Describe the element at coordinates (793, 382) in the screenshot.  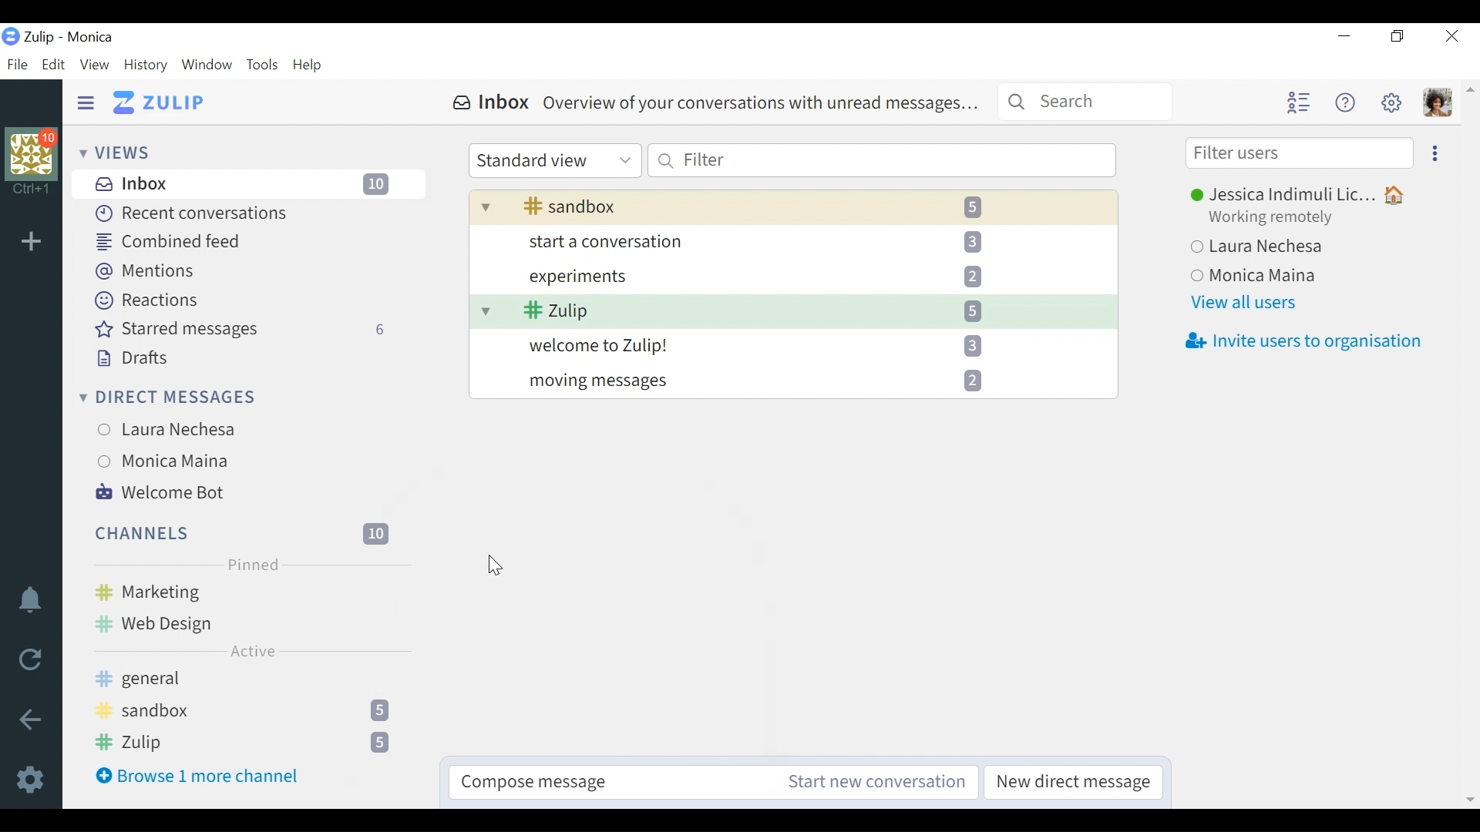
I see `Moving messages 2` at that location.